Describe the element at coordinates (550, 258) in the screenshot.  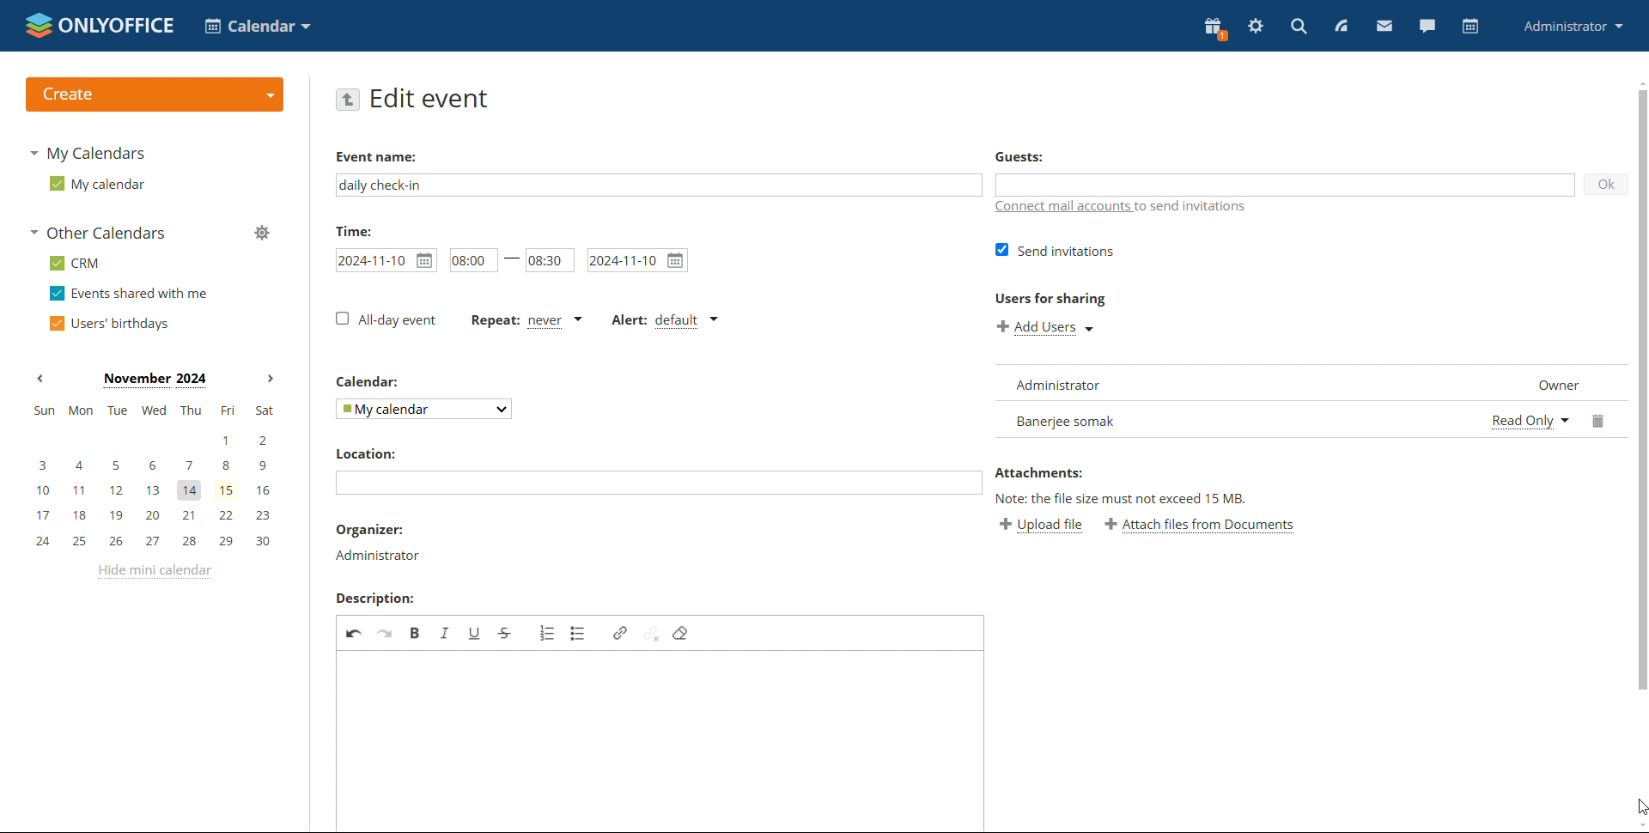
I see `end time` at that location.